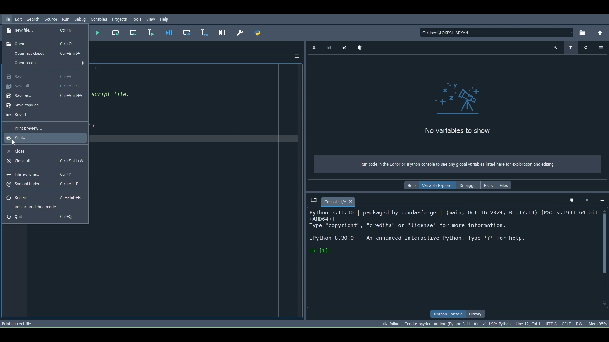  Describe the element at coordinates (44, 218) in the screenshot. I see `Quit` at that location.